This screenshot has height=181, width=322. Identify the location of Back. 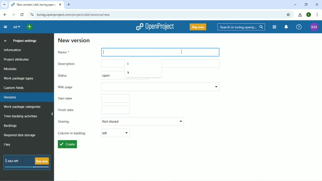
(5, 15).